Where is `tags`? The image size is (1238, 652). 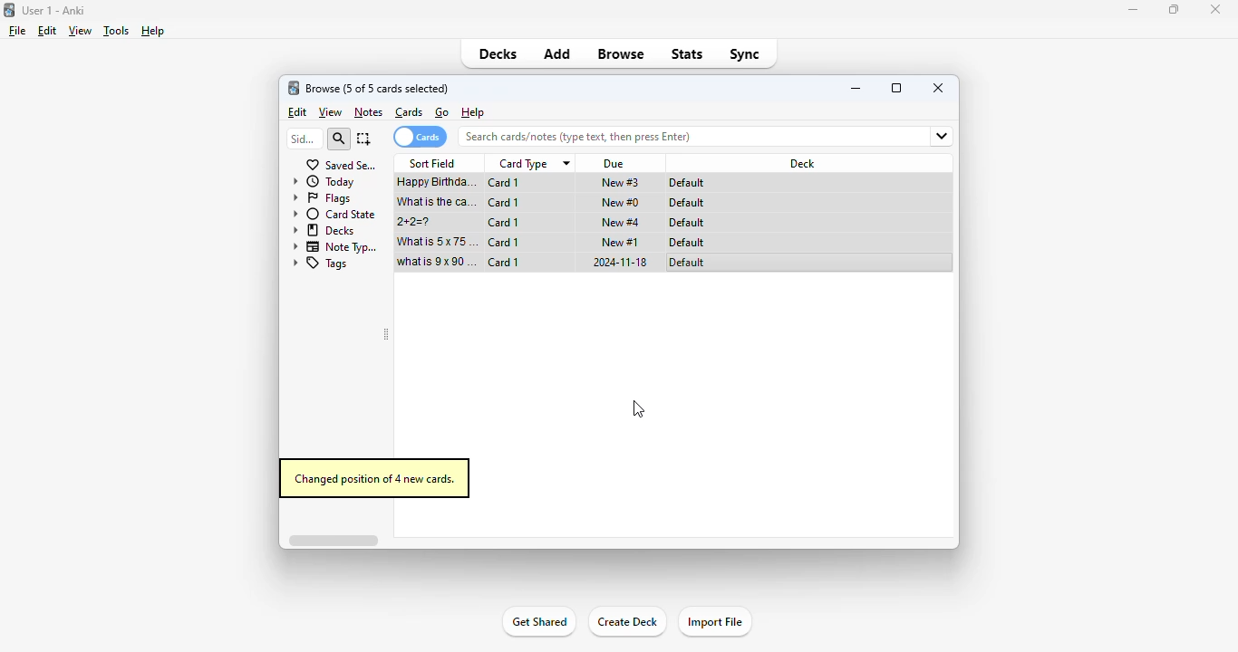 tags is located at coordinates (321, 264).